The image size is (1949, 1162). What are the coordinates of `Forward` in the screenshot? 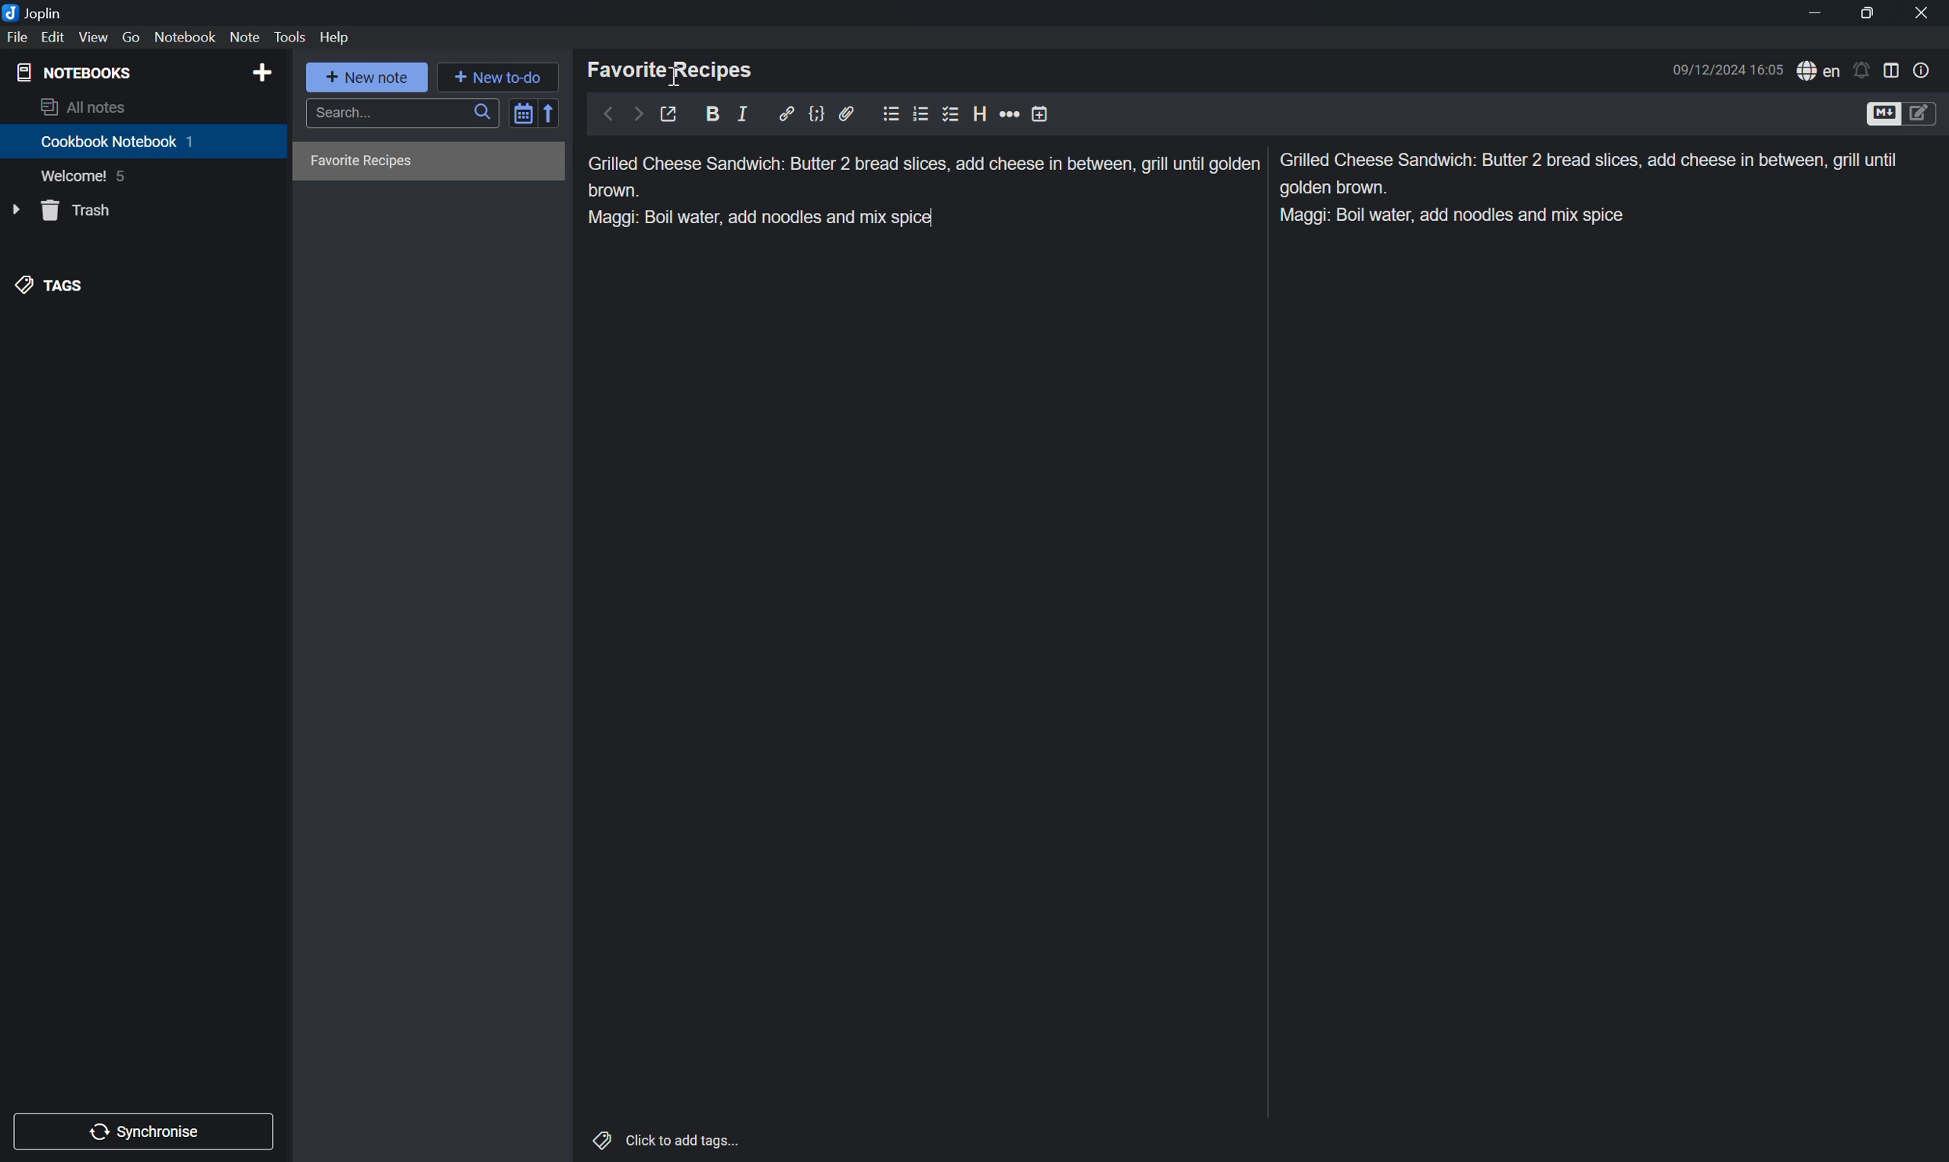 It's located at (637, 114).